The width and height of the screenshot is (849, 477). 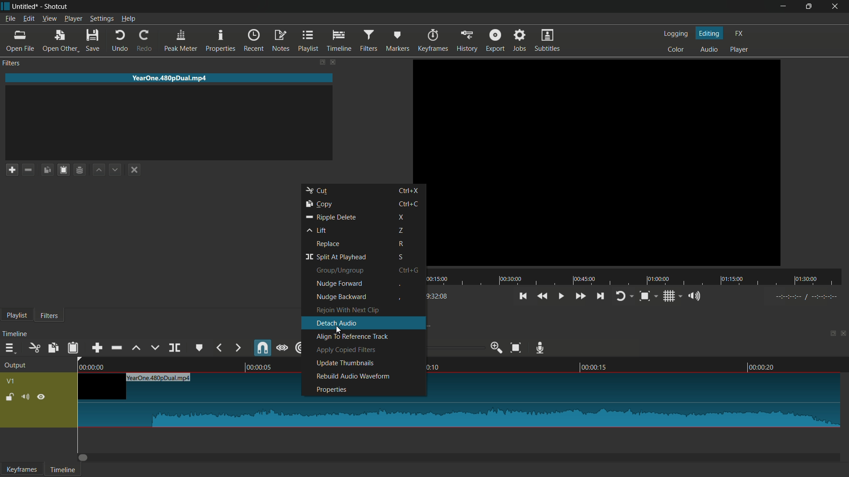 What do you see at coordinates (339, 284) in the screenshot?
I see `nudge forward` at bounding box center [339, 284].